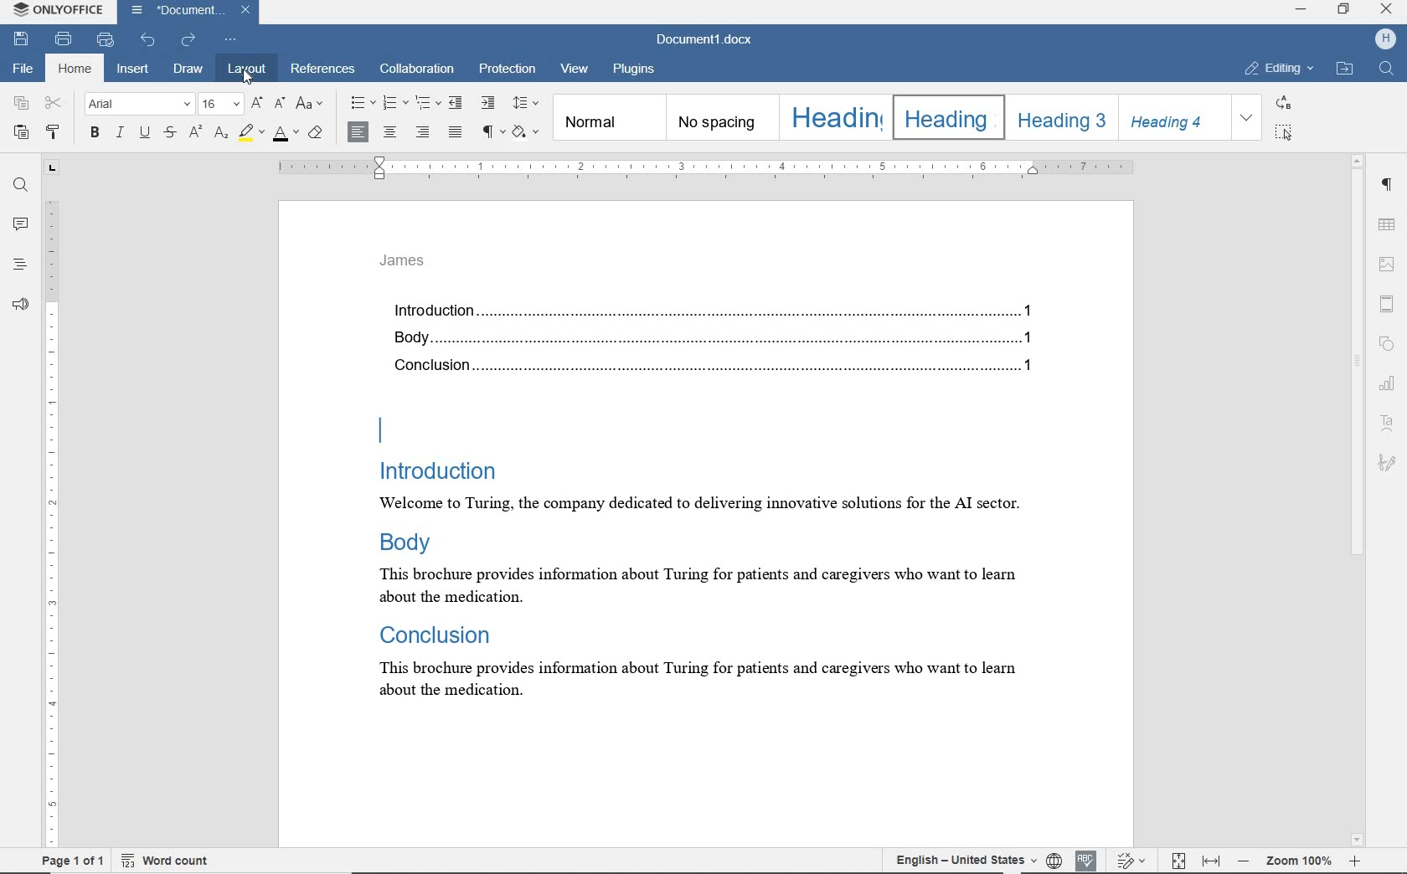 This screenshot has width=1407, height=874. What do you see at coordinates (1389, 422) in the screenshot?
I see `text art` at bounding box center [1389, 422].